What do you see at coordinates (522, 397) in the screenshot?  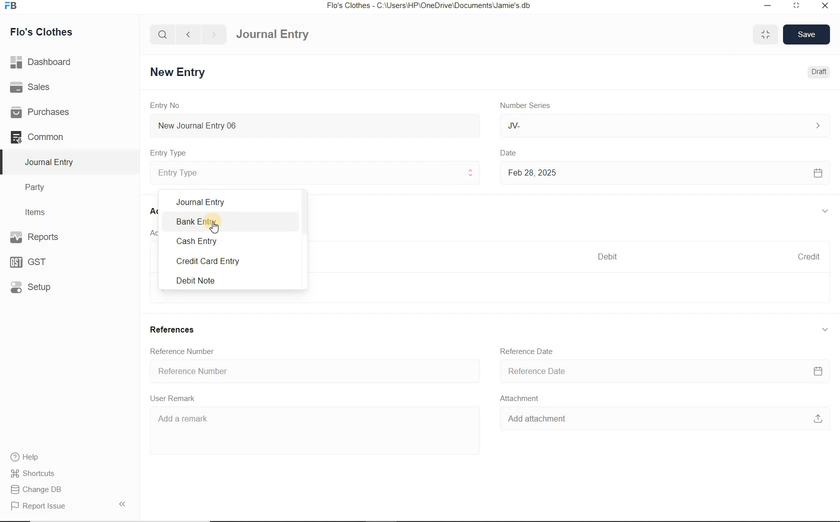 I see `Attachment` at bounding box center [522, 397].